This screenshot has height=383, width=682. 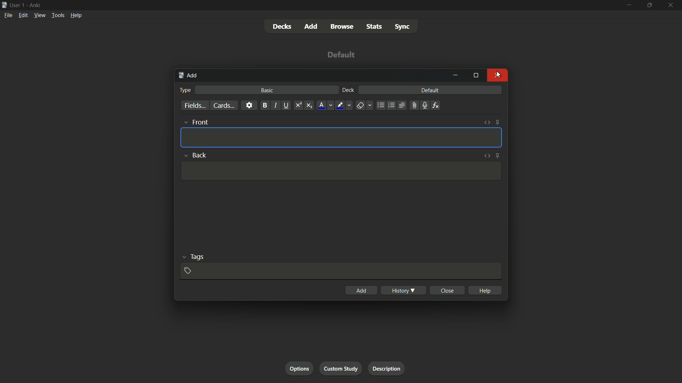 I want to click on tools menu, so click(x=57, y=15).